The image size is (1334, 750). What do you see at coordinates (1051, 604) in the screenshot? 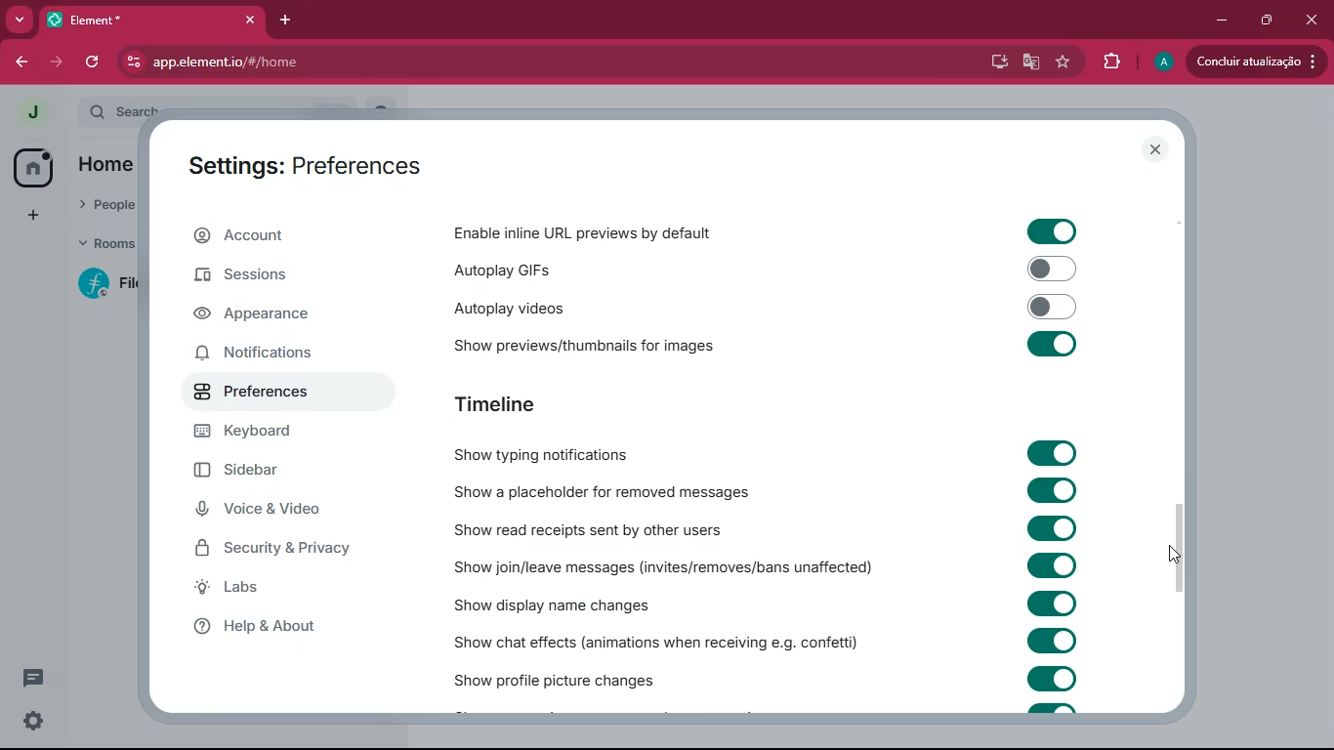
I see `toggle on/off` at bounding box center [1051, 604].